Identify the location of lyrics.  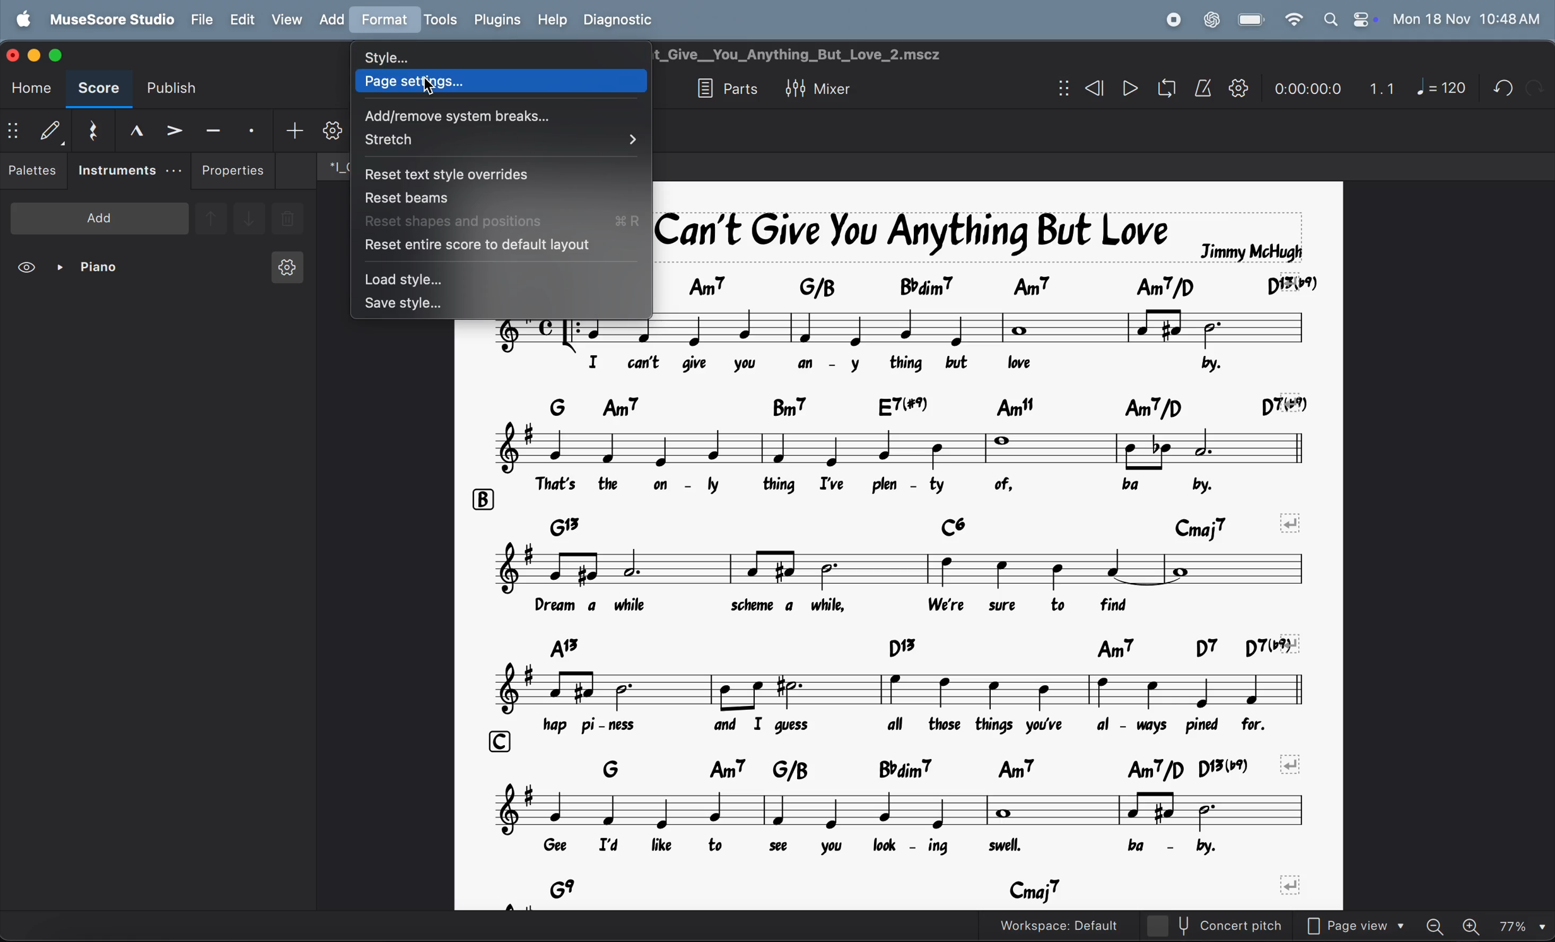
(903, 366).